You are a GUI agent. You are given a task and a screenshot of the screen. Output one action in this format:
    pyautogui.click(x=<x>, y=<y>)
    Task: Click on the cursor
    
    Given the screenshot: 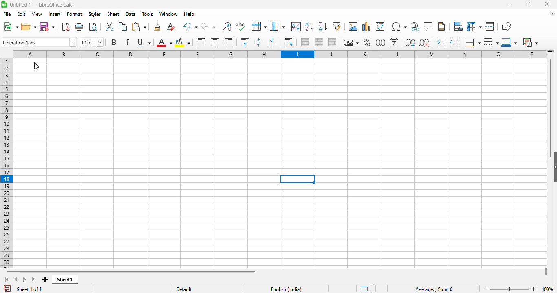 What is the action you would take?
    pyautogui.click(x=36, y=66)
    